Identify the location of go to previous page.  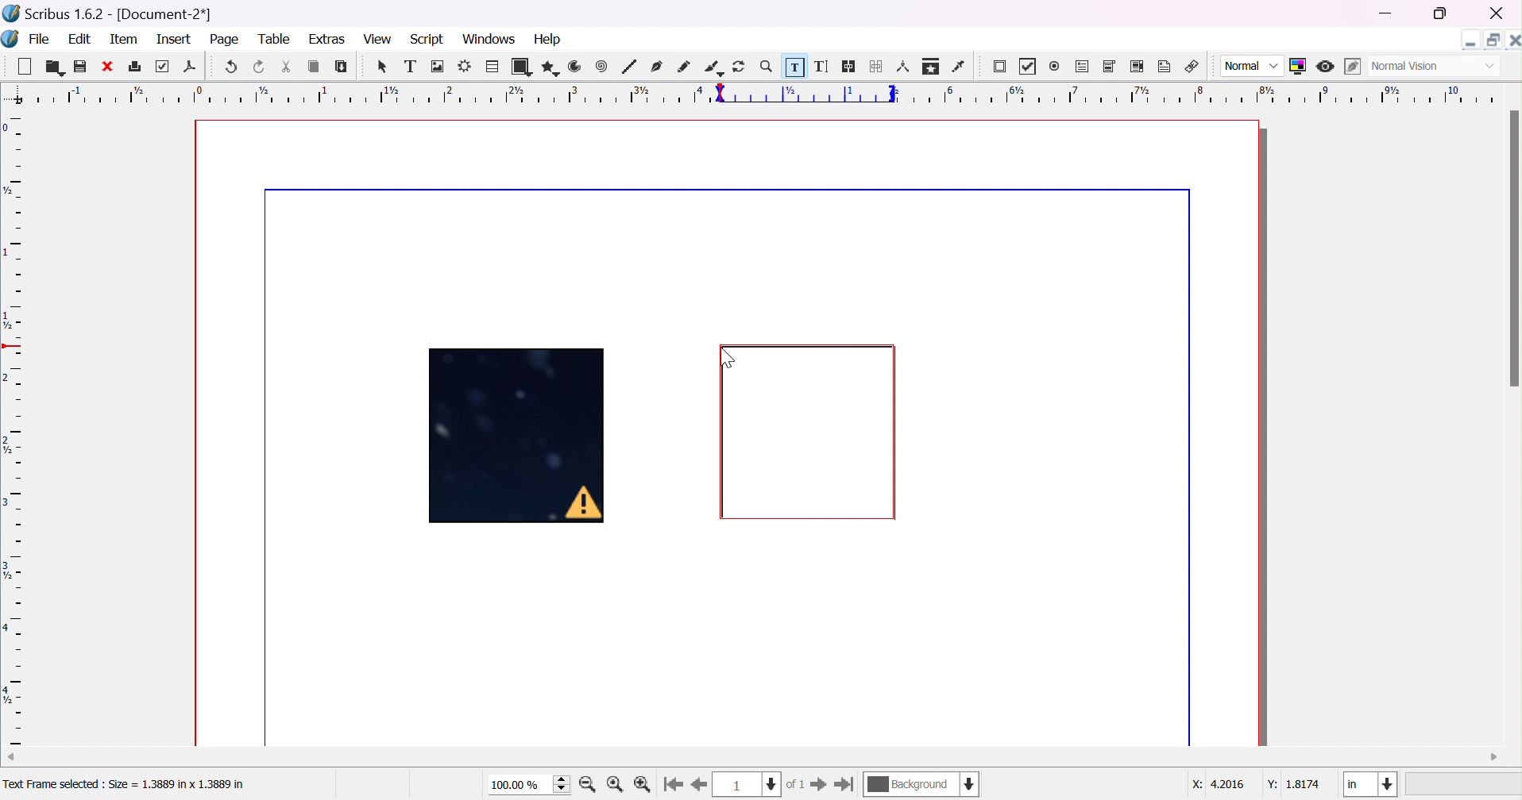
(697, 786).